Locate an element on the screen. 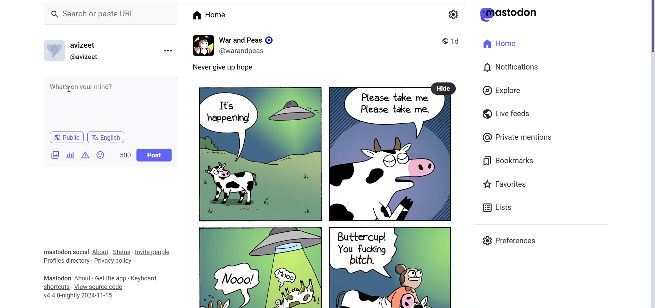  Favorites is located at coordinates (504, 184).